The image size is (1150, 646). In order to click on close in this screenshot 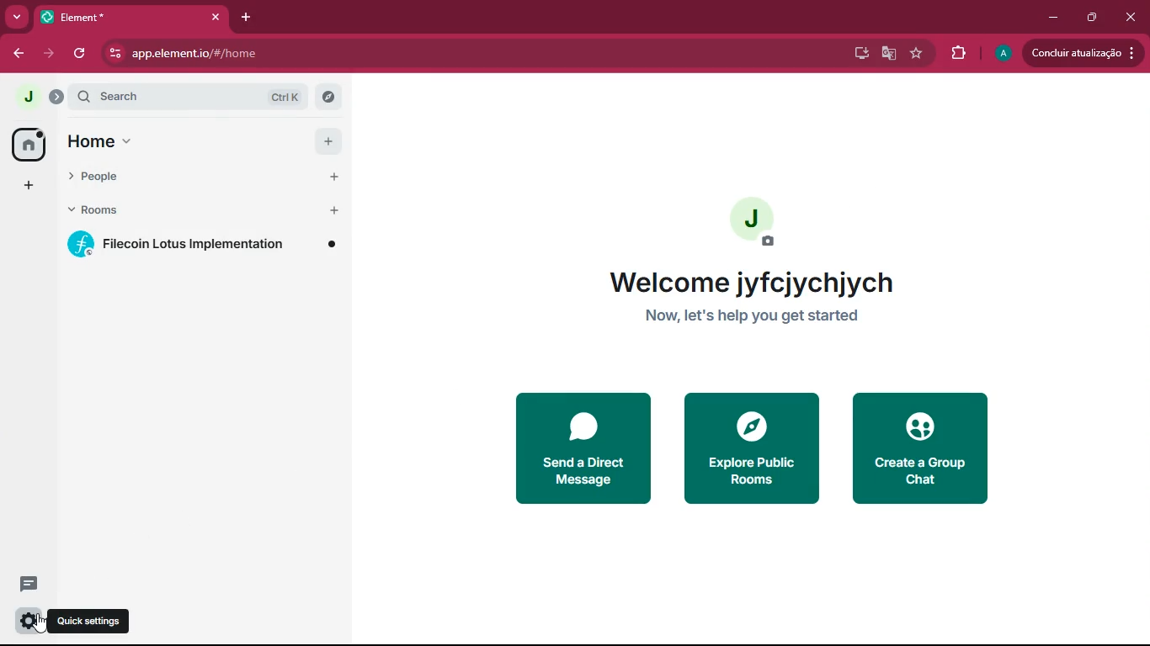, I will do `click(1132, 17)`.